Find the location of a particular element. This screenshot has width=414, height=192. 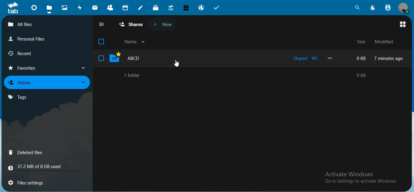

activity is located at coordinates (81, 8).